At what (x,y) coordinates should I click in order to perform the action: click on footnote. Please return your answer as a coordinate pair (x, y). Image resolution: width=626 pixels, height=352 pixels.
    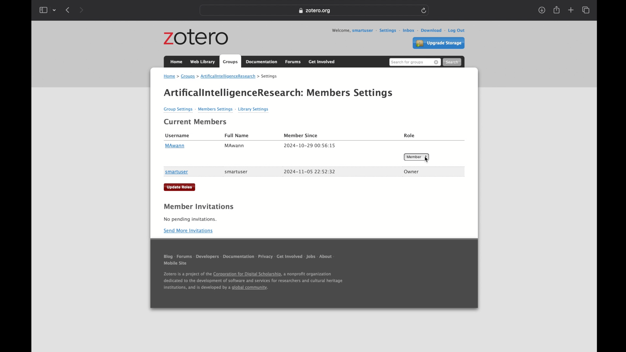
    Looking at the image, I should click on (253, 283).